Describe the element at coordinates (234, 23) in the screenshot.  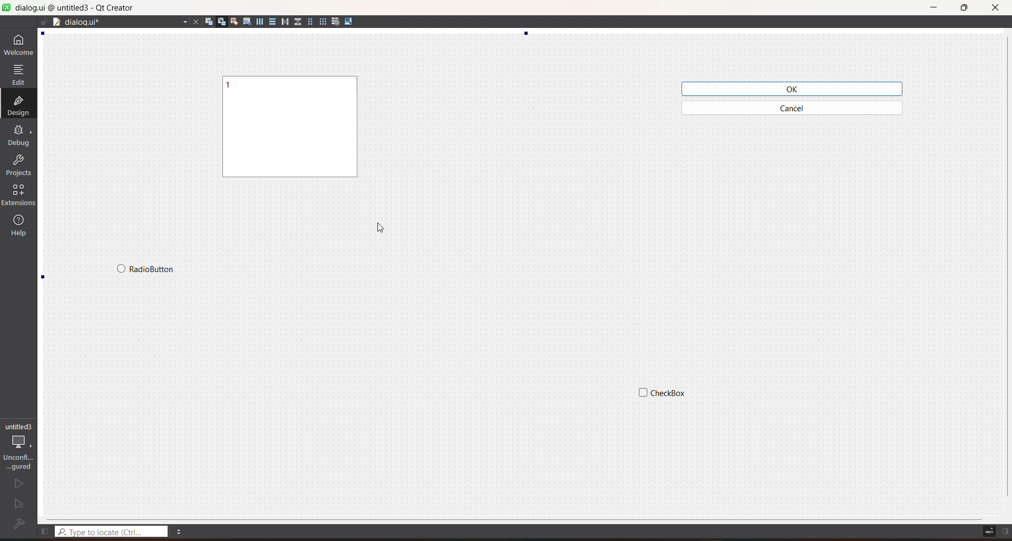
I see `edit buddies` at that location.